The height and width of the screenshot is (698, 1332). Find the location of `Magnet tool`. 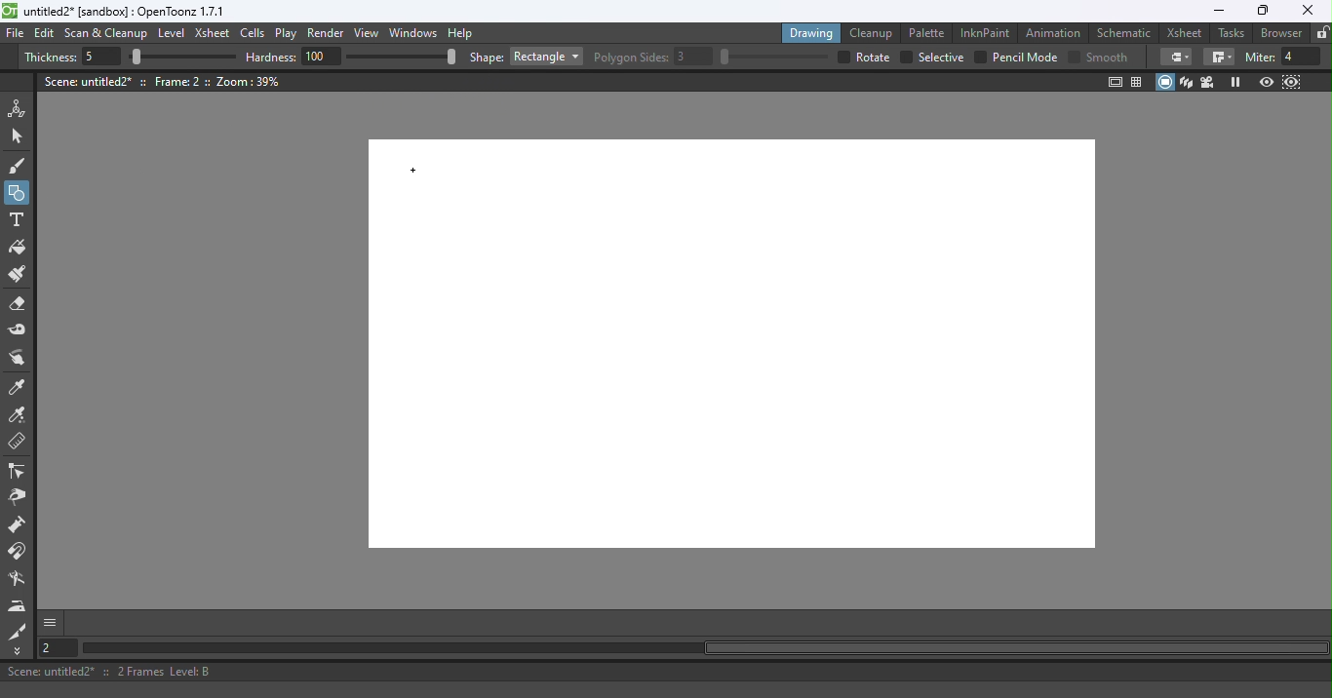

Magnet tool is located at coordinates (19, 552).